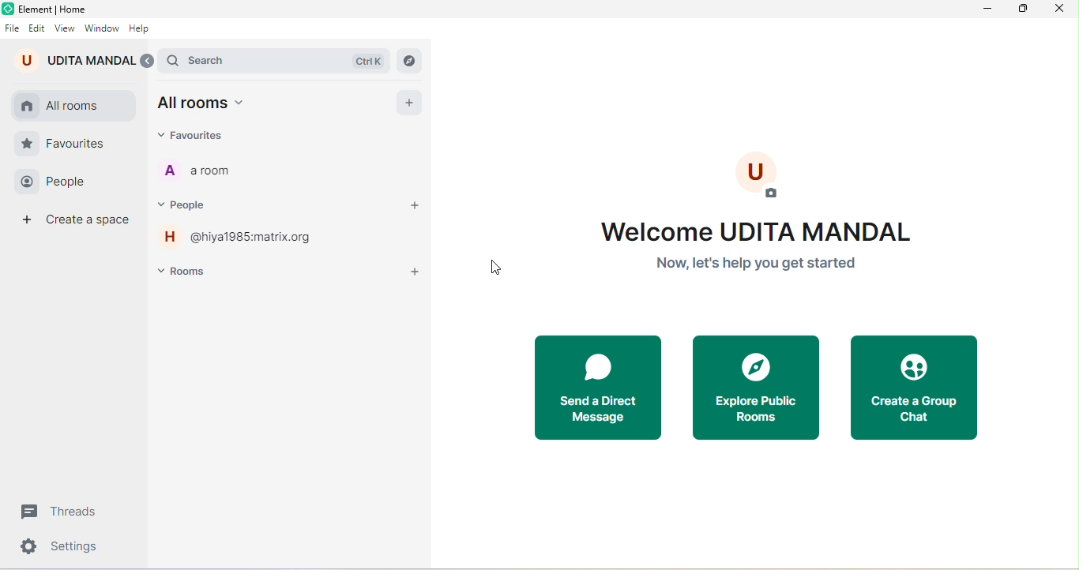 Image resolution: width=1079 pixels, height=570 pixels. What do you see at coordinates (496, 268) in the screenshot?
I see `cursor` at bounding box center [496, 268].